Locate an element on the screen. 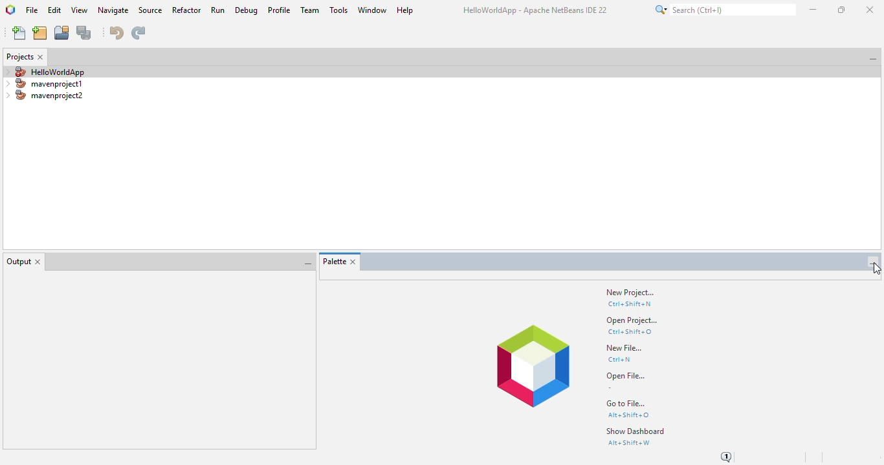 The width and height of the screenshot is (884, 465). new file is located at coordinates (20, 33).